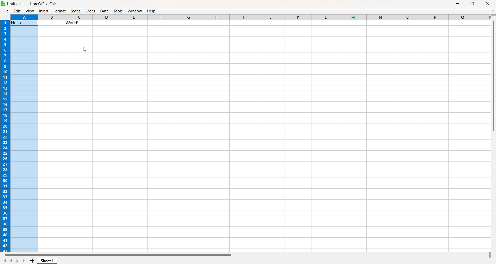 This screenshot has height=264, width=496. What do you see at coordinates (32, 261) in the screenshot?
I see `Add New Sheet` at bounding box center [32, 261].